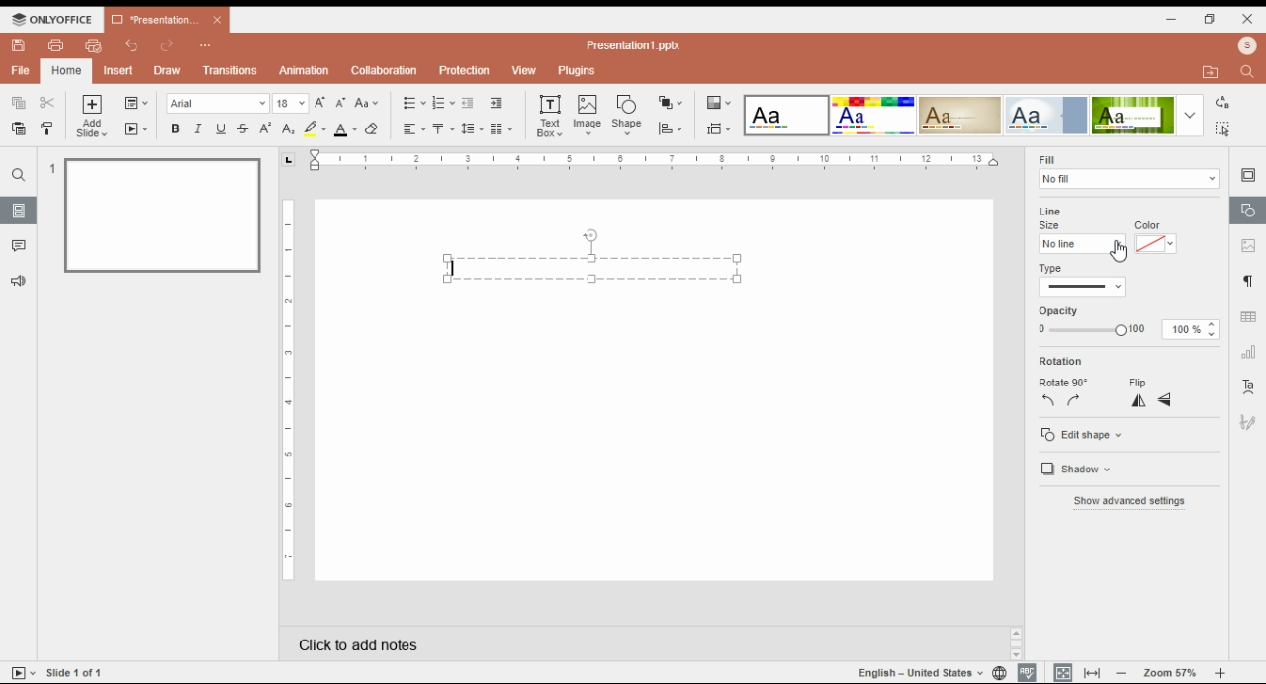 This screenshot has width=1266, height=684. What do you see at coordinates (20, 45) in the screenshot?
I see `save` at bounding box center [20, 45].